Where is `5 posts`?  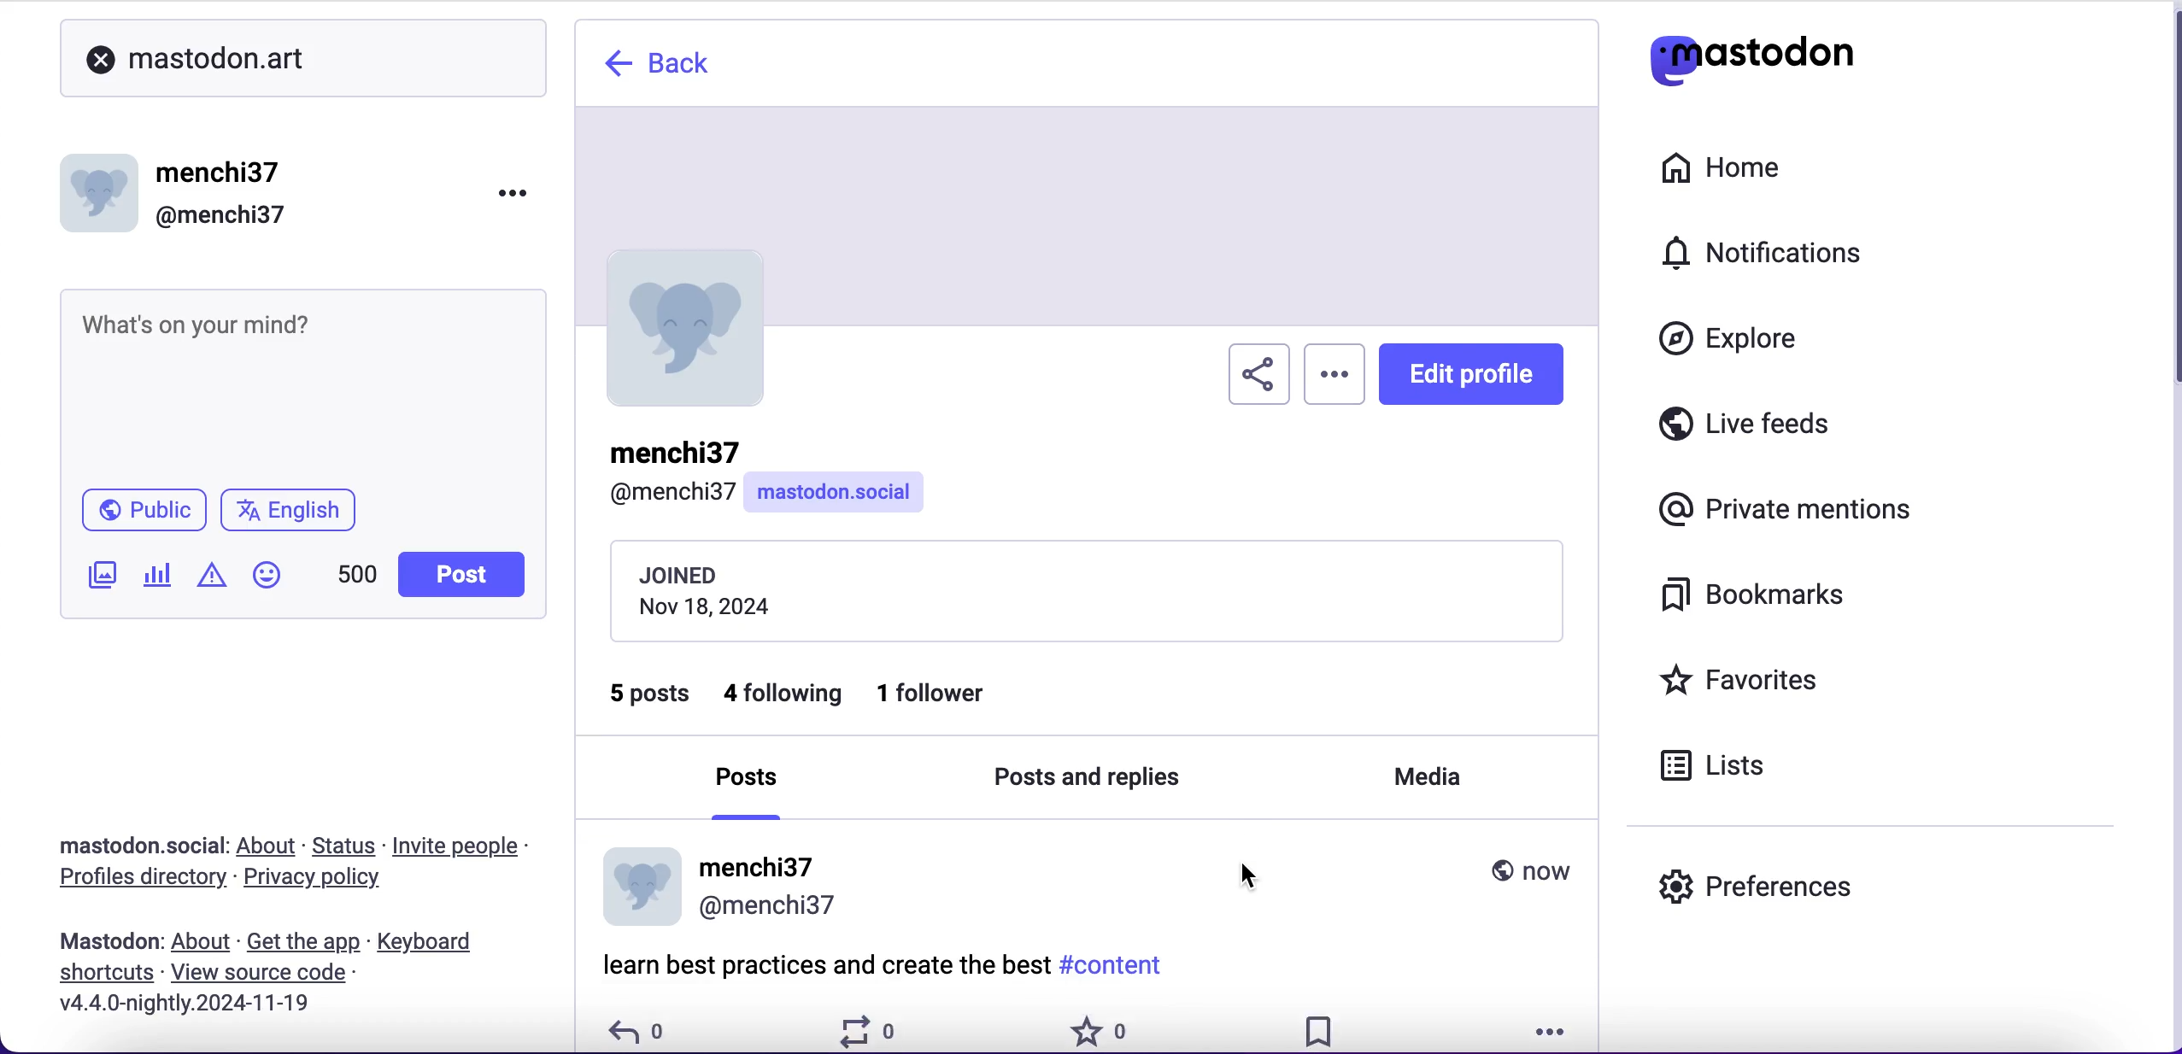 5 posts is located at coordinates (649, 706).